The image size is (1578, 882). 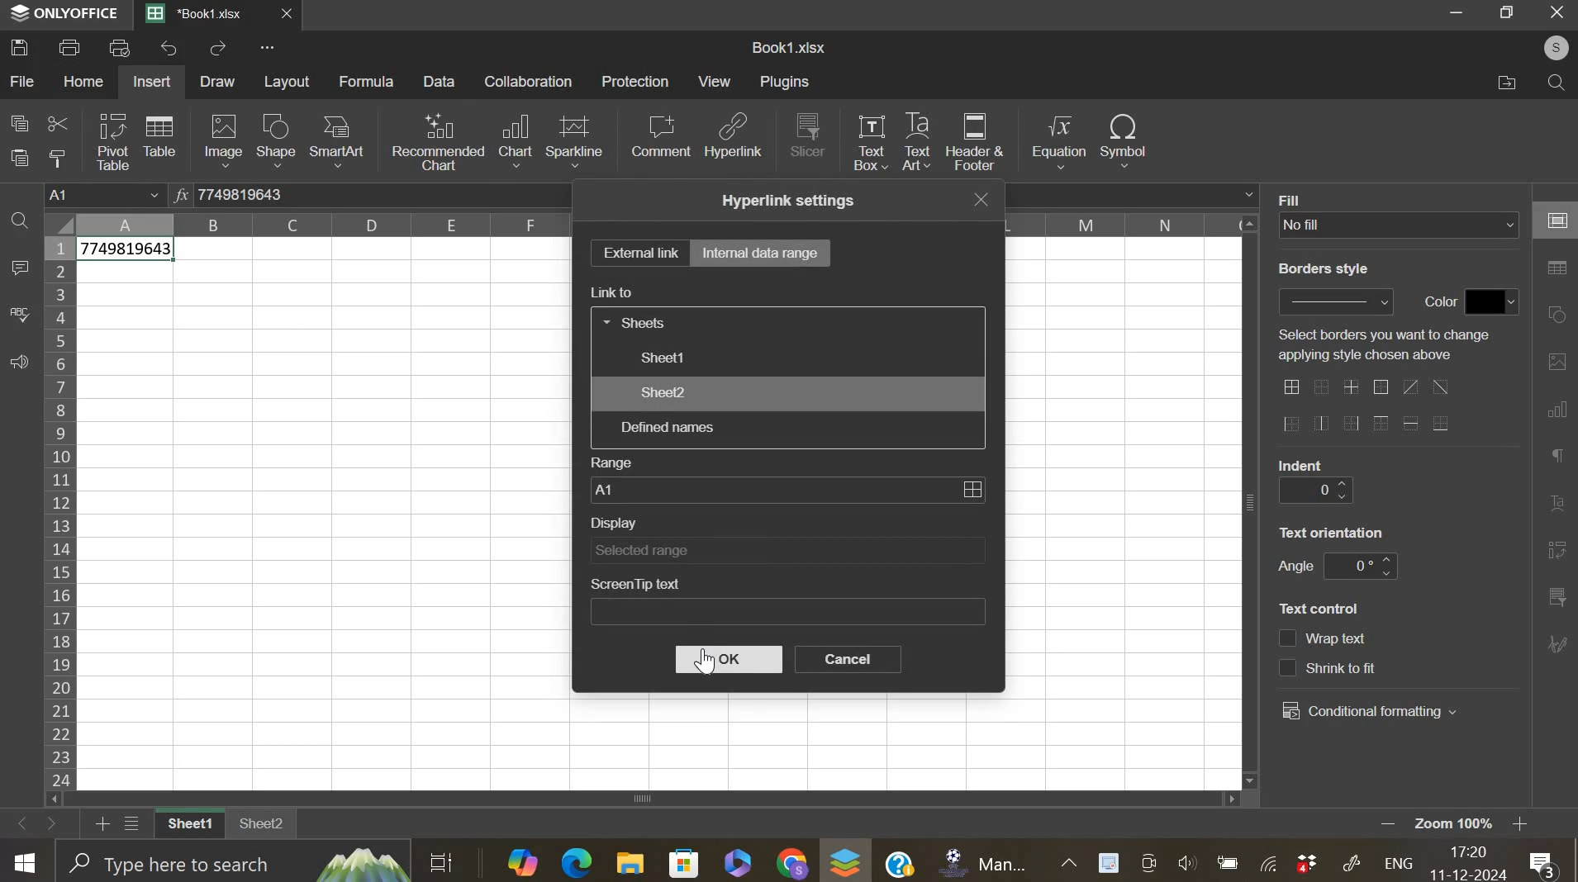 What do you see at coordinates (788, 613) in the screenshot?
I see `screenTip text` at bounding box center [788, 613].